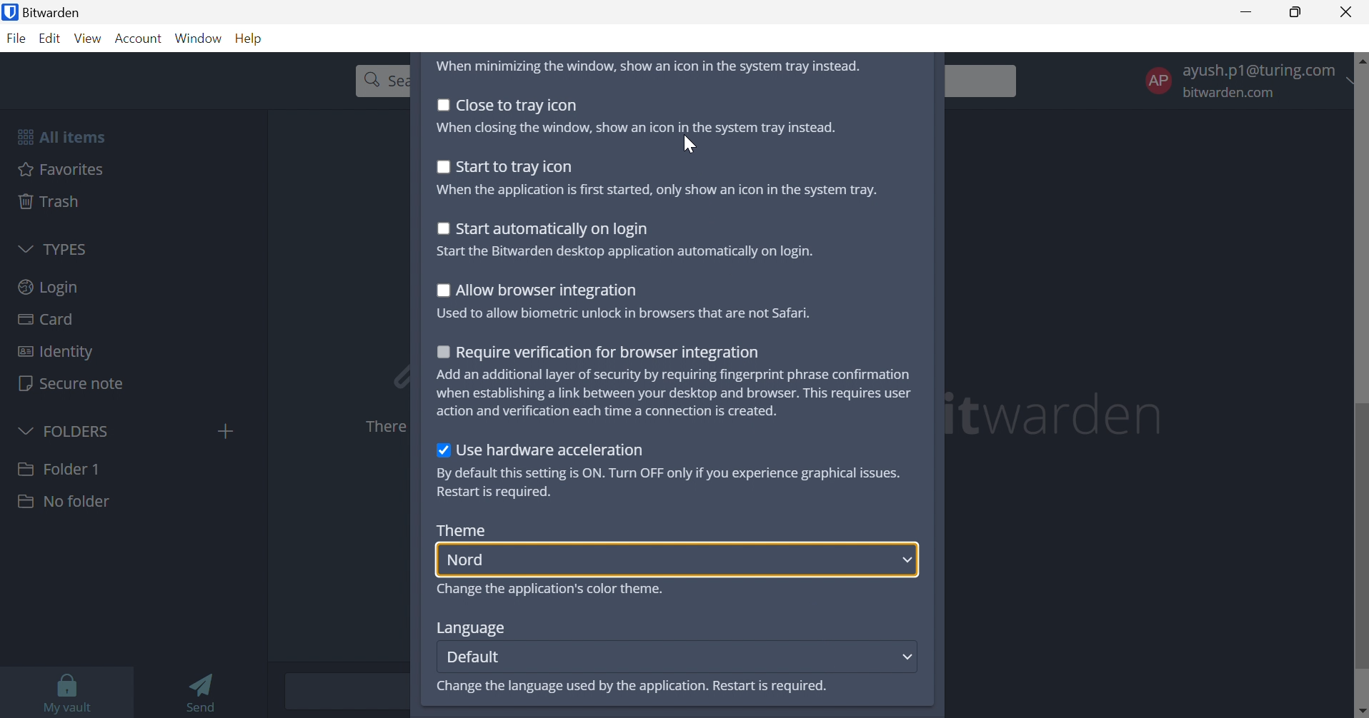  Describe the element at coordinates (675, 393) in the screenshot. I see `when establishing a link between your desktop and browser. This requires user` at that location.